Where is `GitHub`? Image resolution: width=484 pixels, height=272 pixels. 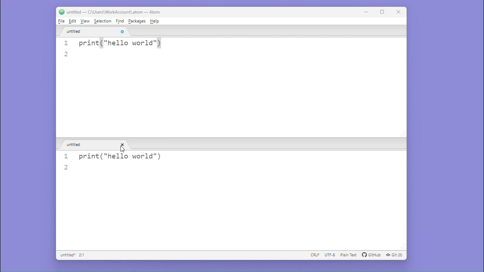 GitHub is located at coordinates (372, 256).